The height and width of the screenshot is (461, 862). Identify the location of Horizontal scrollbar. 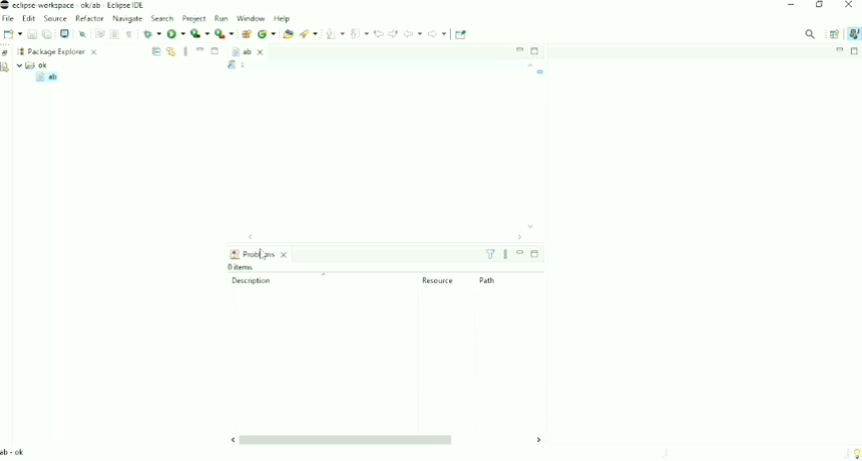
(386, 440).